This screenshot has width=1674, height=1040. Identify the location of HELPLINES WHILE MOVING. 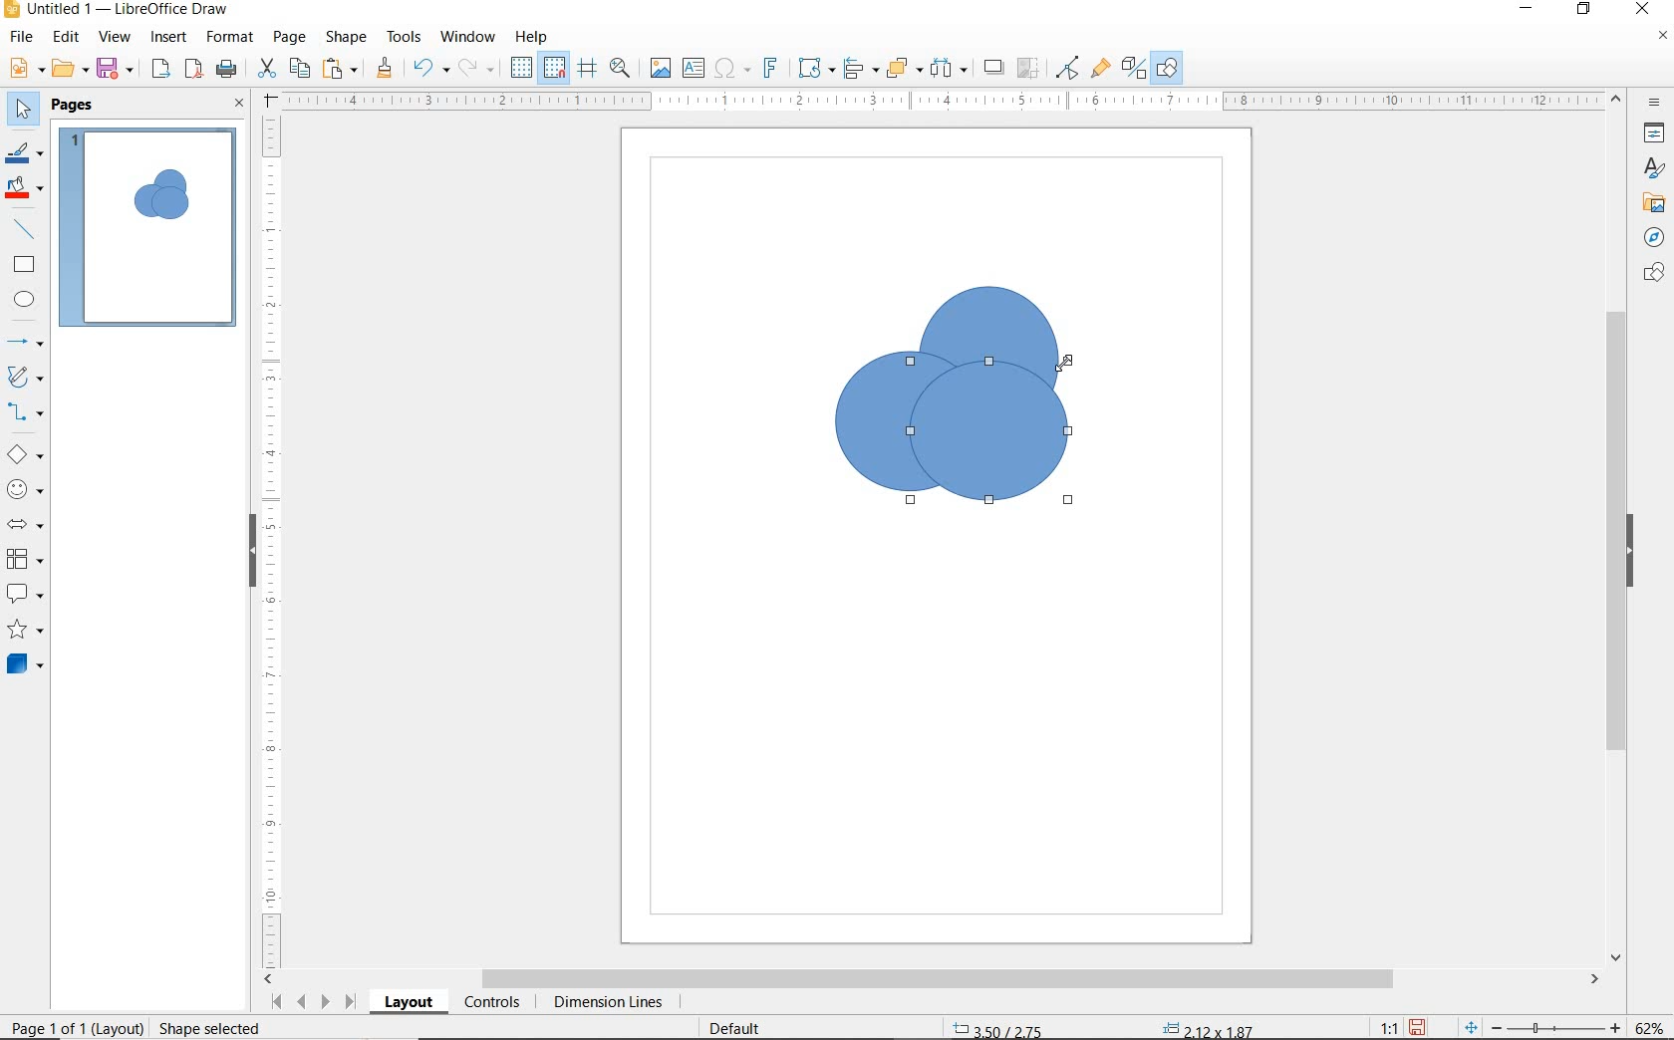
(587, 69).